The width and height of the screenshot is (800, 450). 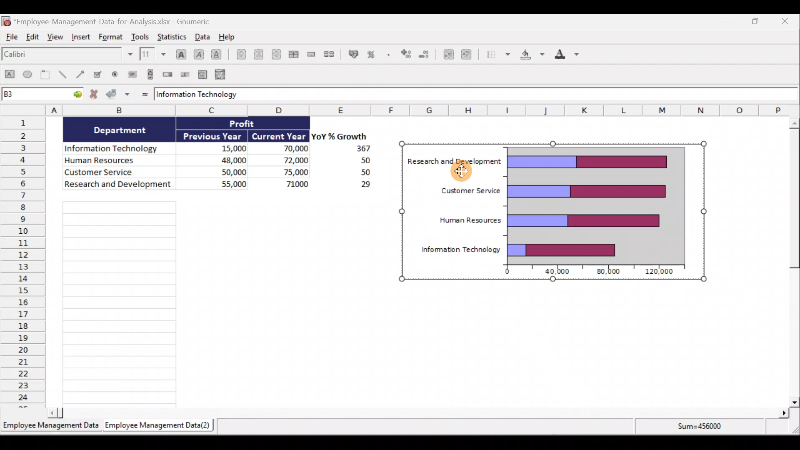 I want to click on Cursor, so click(x=465, y=174).